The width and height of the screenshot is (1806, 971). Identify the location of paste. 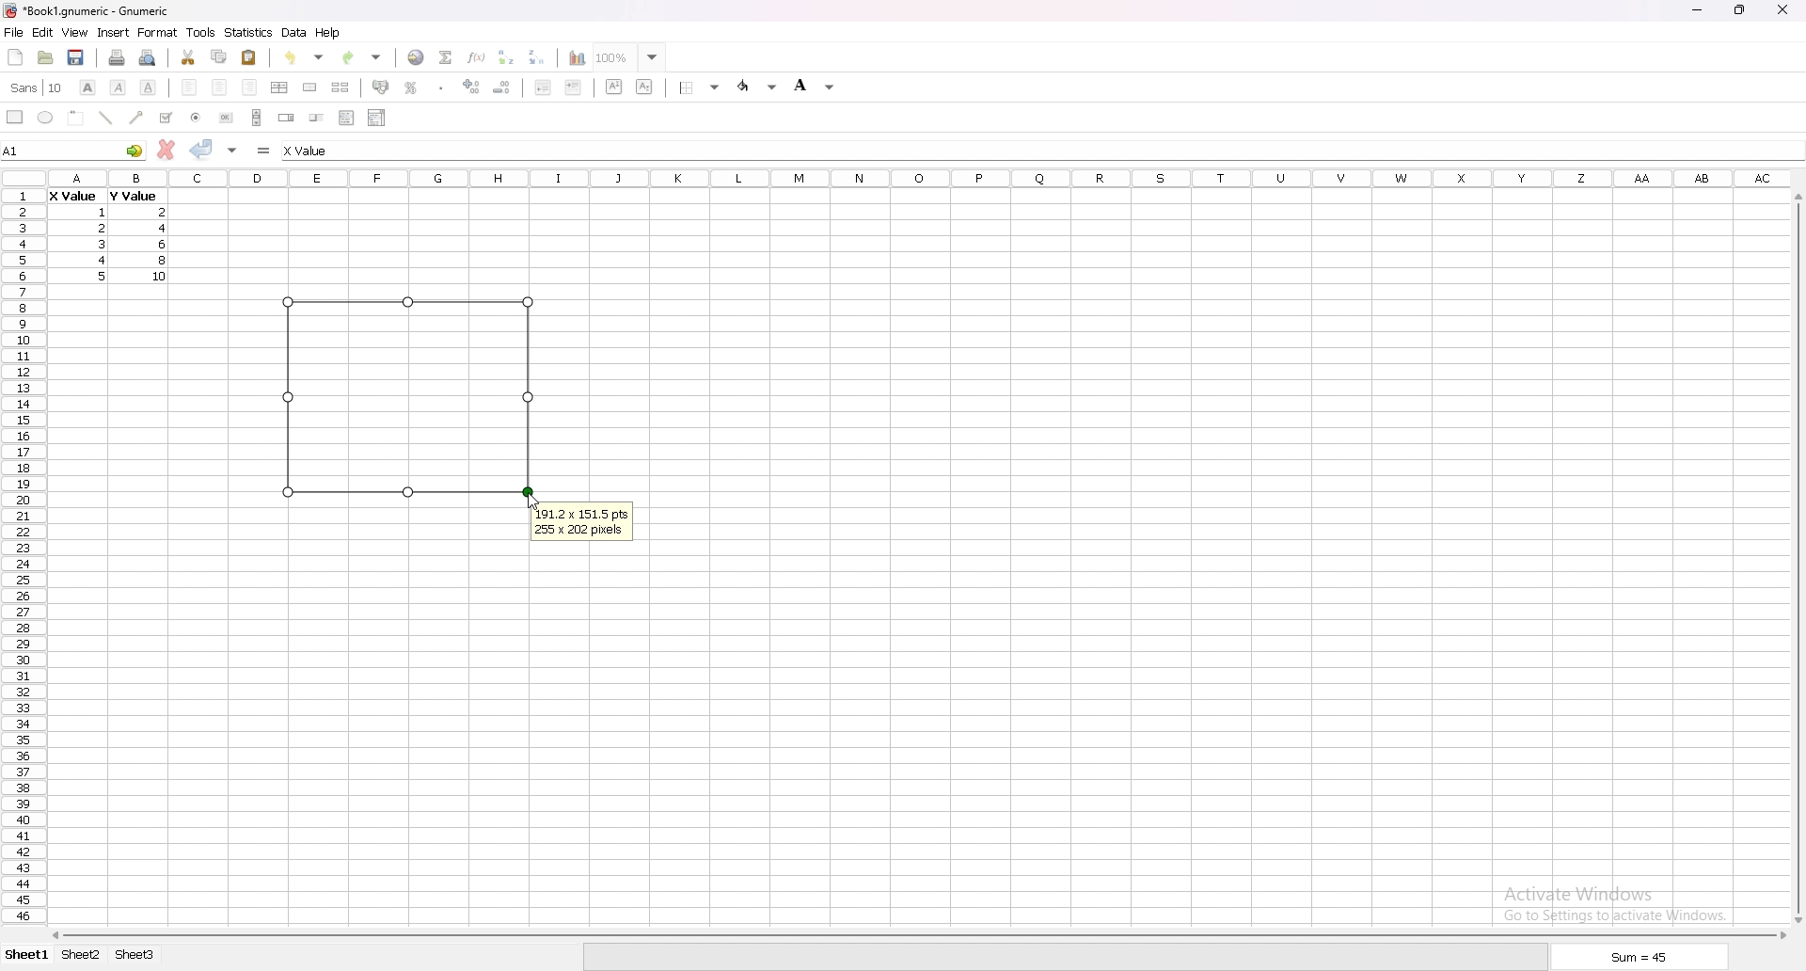
(250, 56).